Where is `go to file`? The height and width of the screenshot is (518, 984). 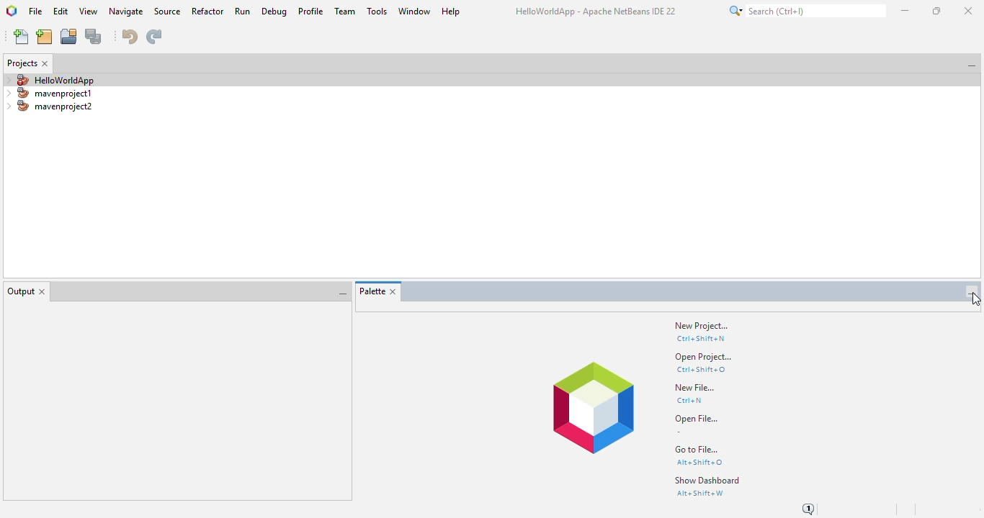
go to file is located at coordinates (697, 450).